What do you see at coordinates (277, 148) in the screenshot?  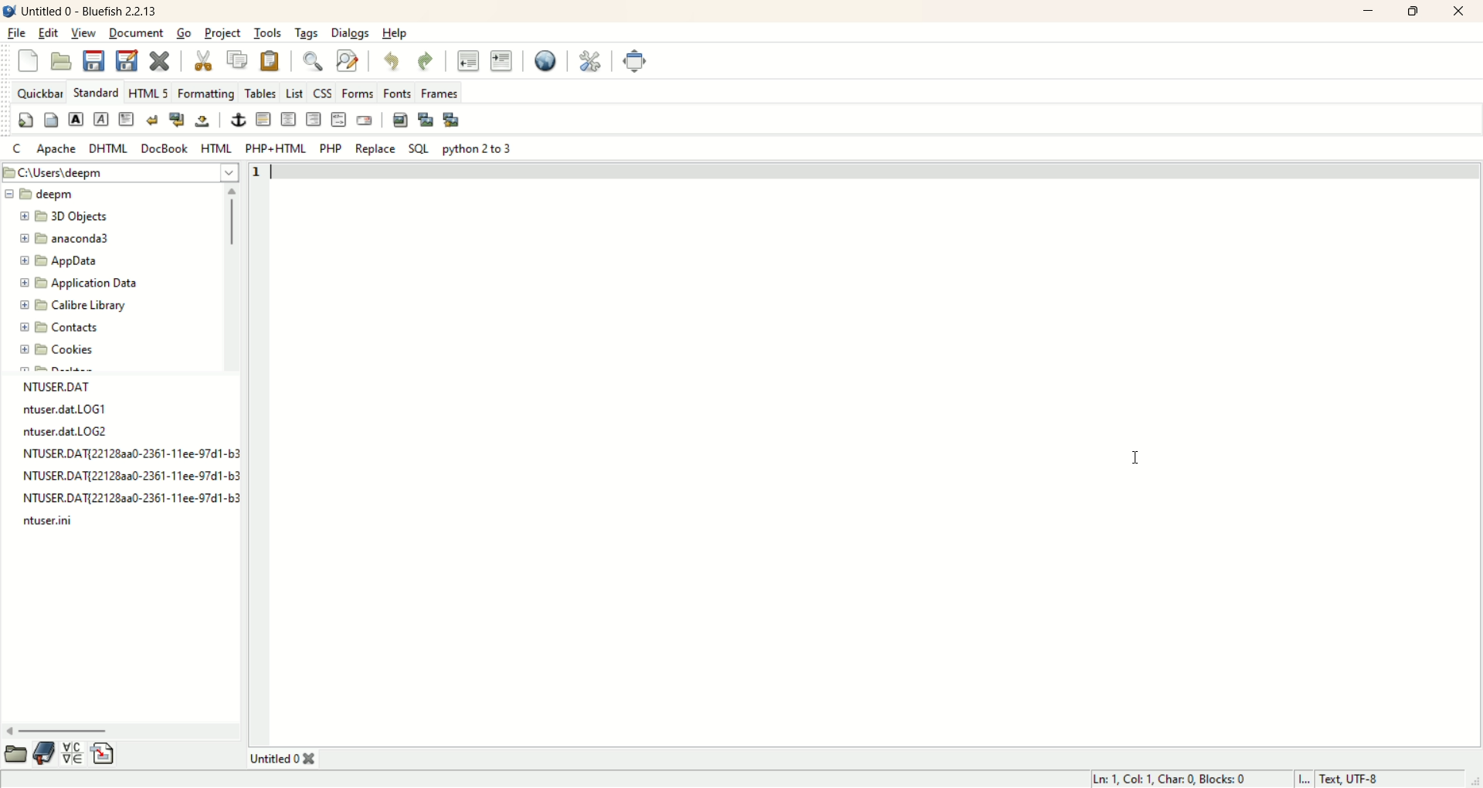 I see `PHP+HTML` at bounding box center [277, 148].